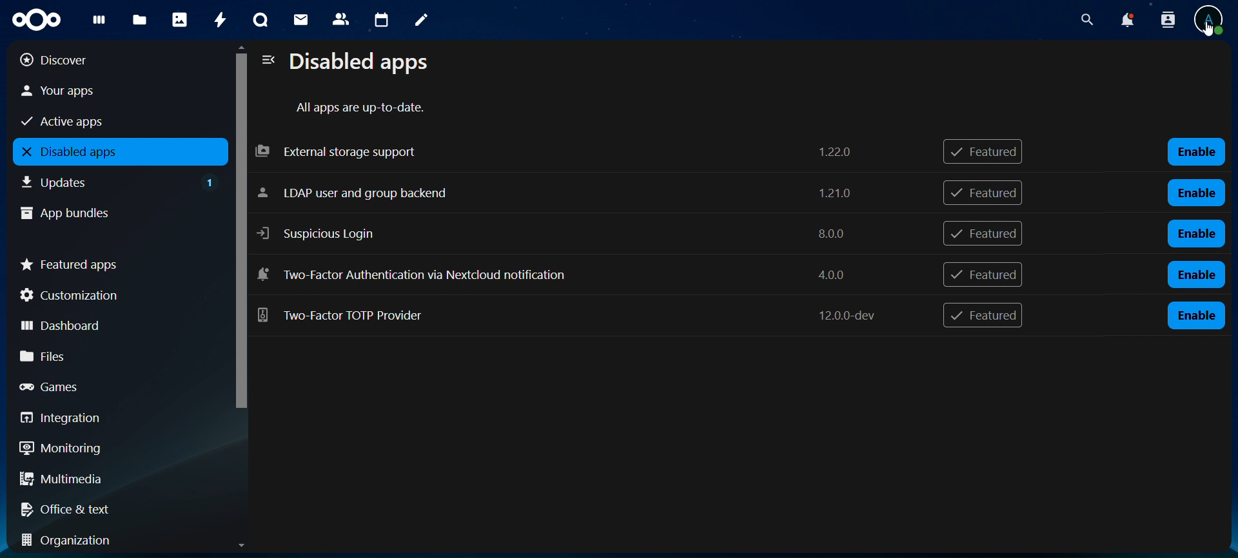 This screenshot has width=1238, height=558. What do you see at coordinates (111, 418) in the screenshot?
I see `integration` at bounding box center [111, 418].